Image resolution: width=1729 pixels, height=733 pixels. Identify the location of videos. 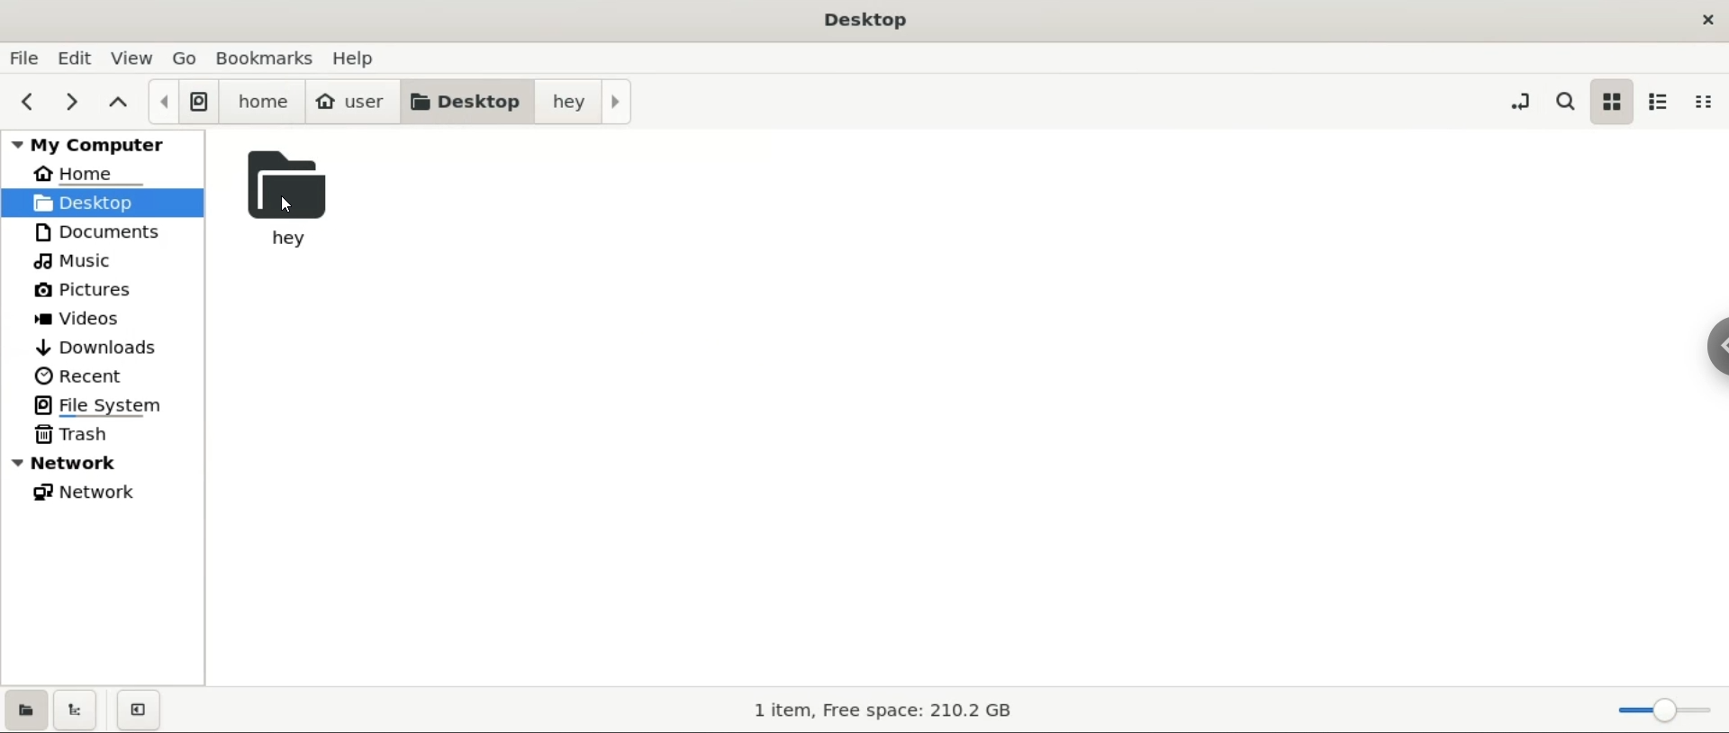
(103, 319).